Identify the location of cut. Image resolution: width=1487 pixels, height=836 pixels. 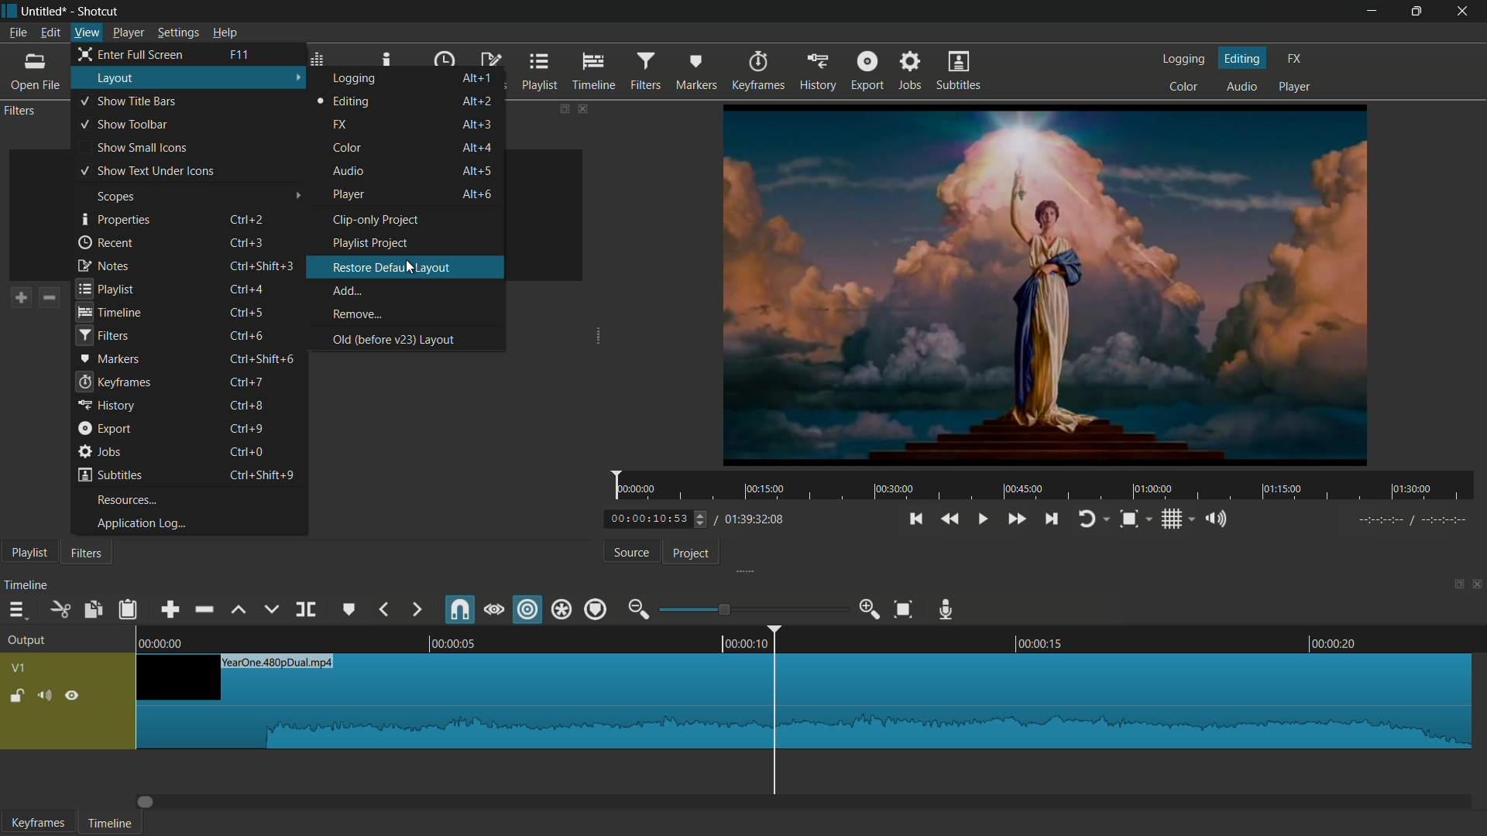
(60, 610).